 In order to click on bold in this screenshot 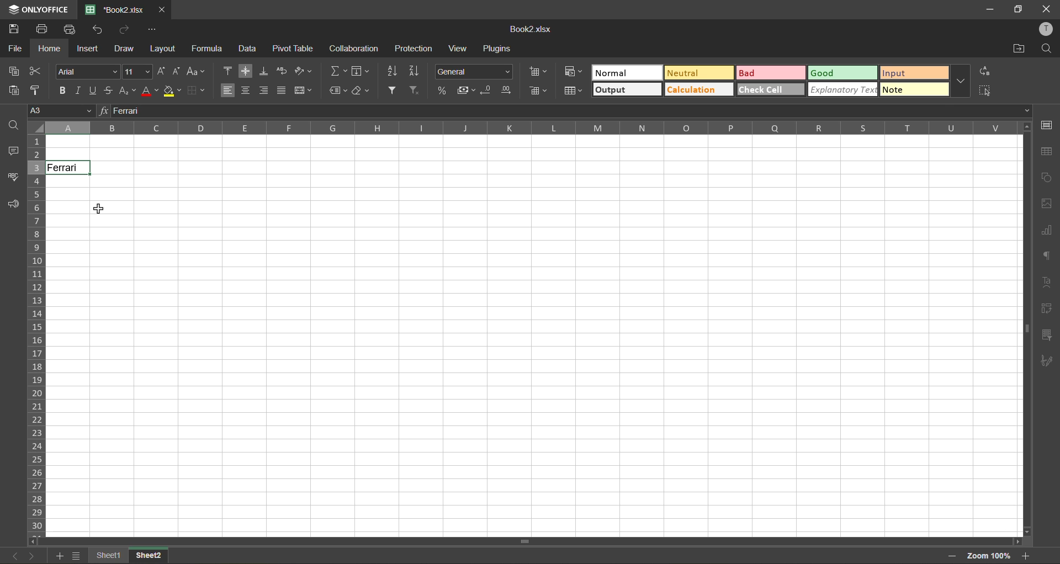, I will do `click(63, 92)`.